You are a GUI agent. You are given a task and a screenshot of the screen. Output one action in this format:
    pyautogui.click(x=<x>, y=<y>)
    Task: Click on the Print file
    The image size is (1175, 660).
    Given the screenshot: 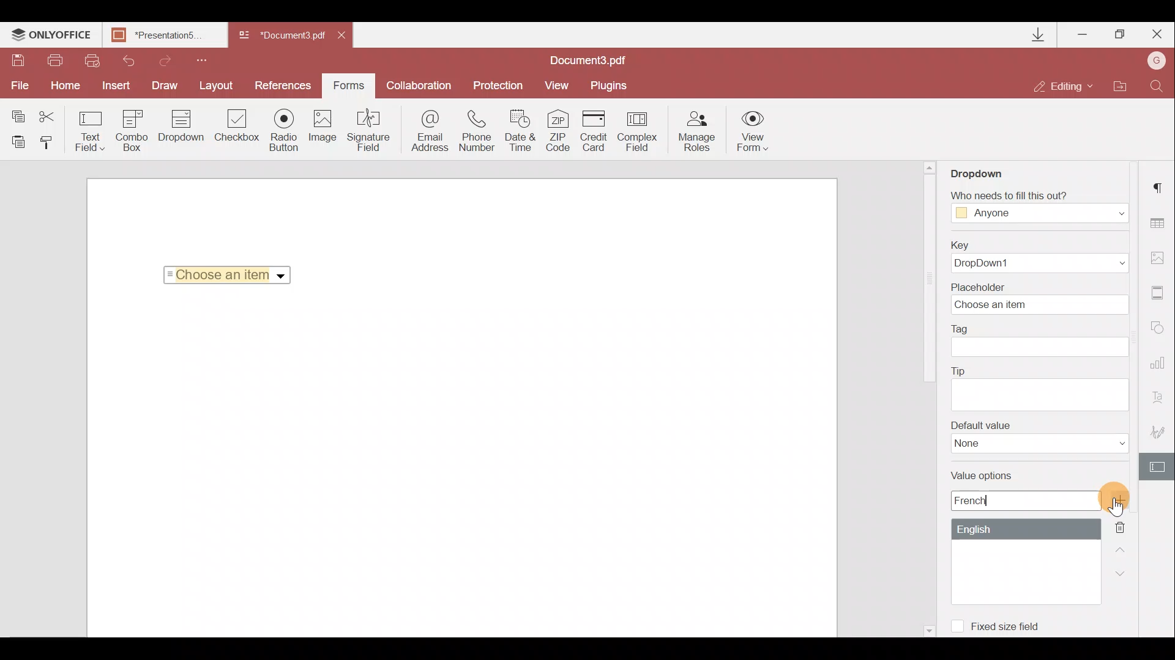 What is the action you would take?
    pyautogui.click(x=56, y=61)
    